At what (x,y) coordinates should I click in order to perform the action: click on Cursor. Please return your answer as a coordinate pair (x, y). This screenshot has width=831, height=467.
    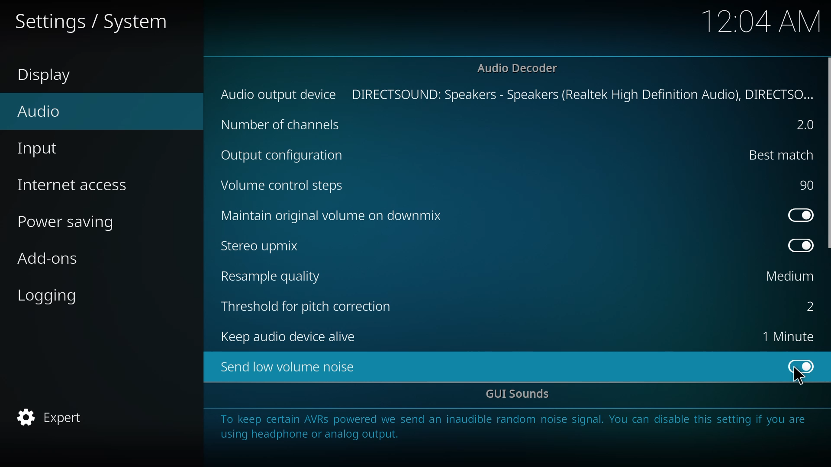
    Looking at the image, I should click on (798, 377).